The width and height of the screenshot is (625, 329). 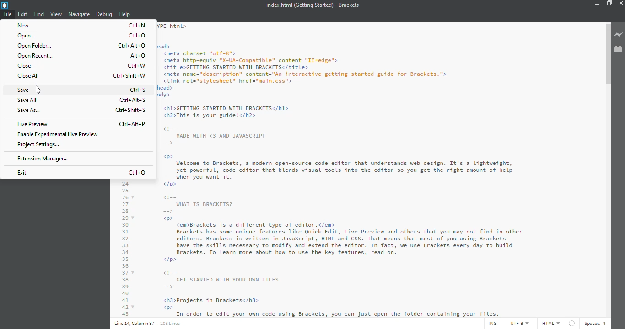 What do you see at coordinates (28, 100) in the screenshot?
I see `save all` at bounding box center [28, 100].